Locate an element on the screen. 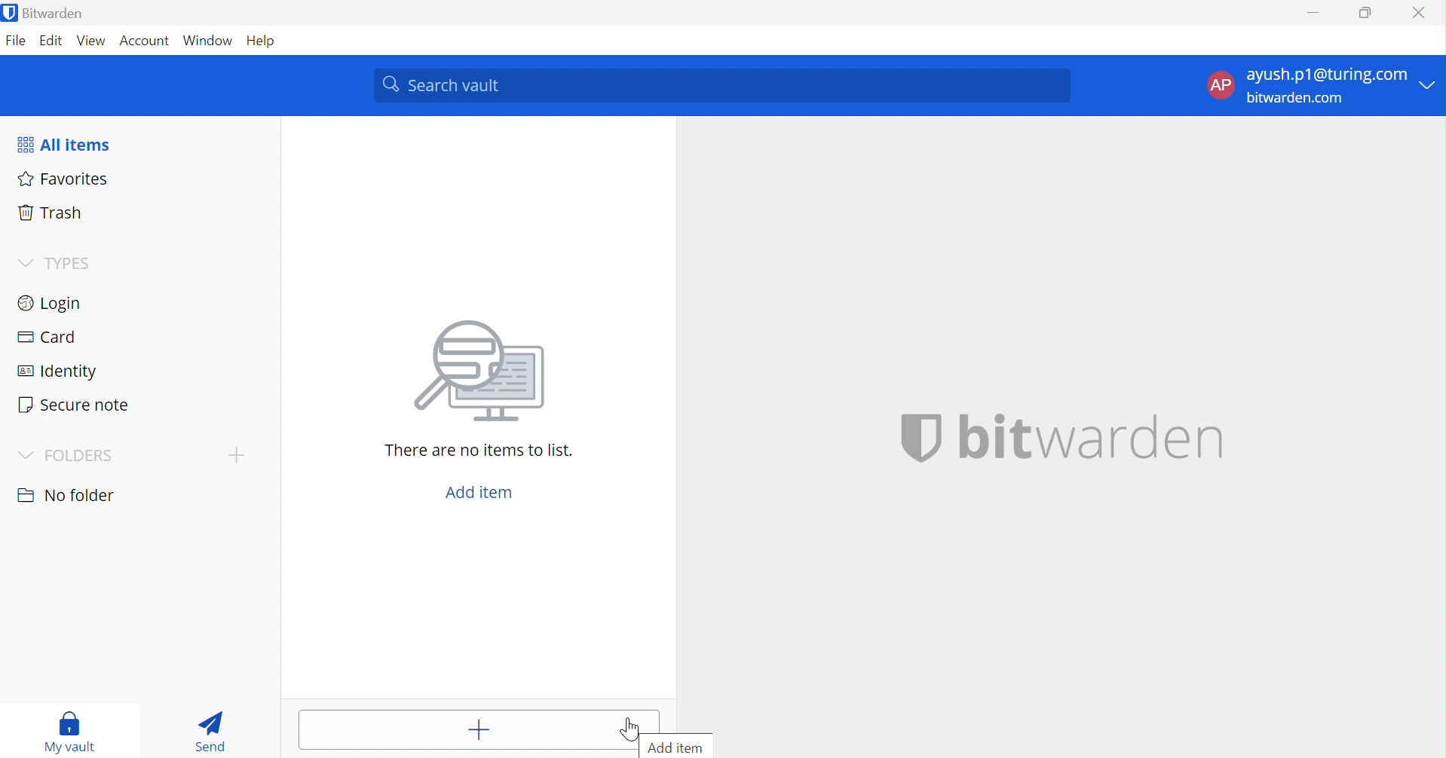 Image resolution: width=1446 pixels, height=758 pixels. File is located at coordinates (17, 43).